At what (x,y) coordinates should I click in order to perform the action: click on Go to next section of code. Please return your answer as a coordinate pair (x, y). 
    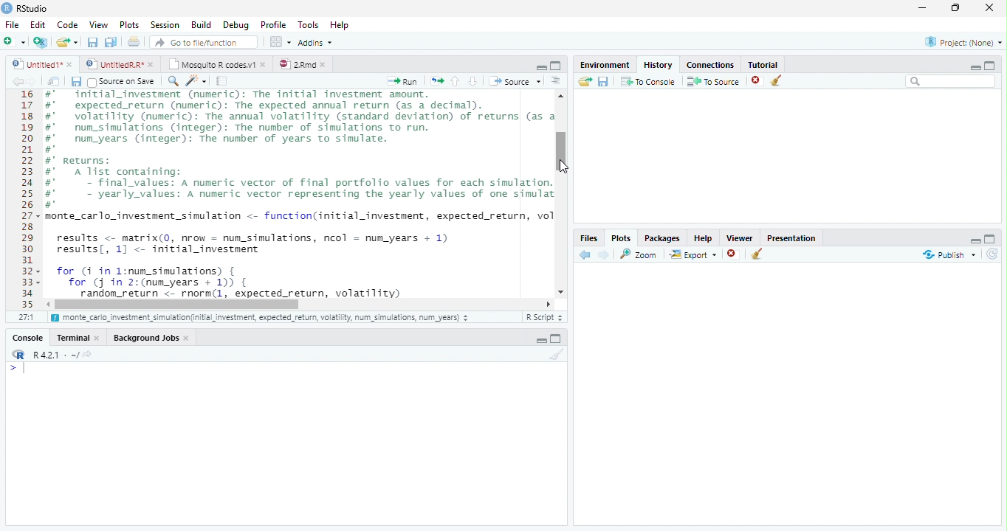
    Looking at the image, I should click on (474, 82).